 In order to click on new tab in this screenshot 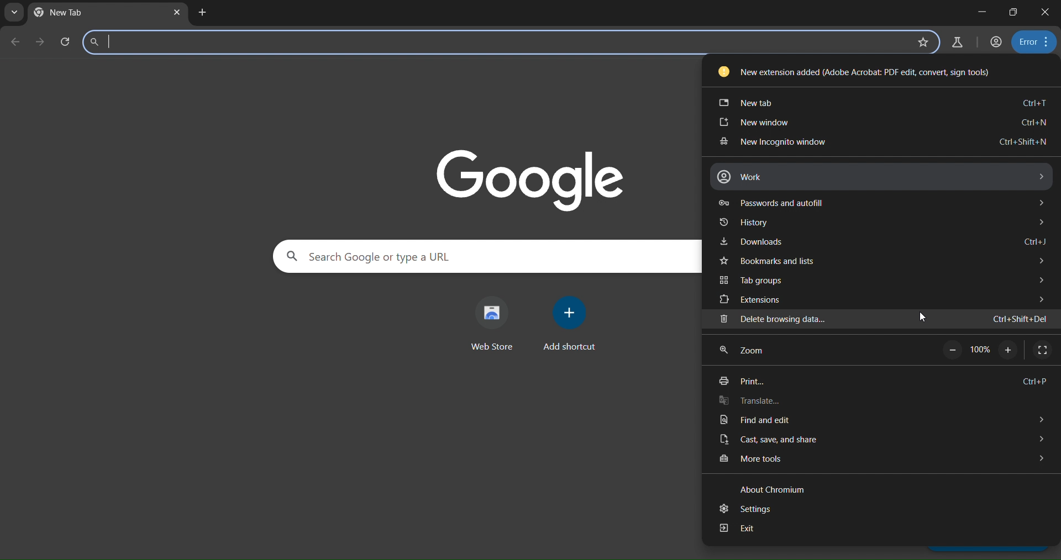, I will do `click(203, 13)`.